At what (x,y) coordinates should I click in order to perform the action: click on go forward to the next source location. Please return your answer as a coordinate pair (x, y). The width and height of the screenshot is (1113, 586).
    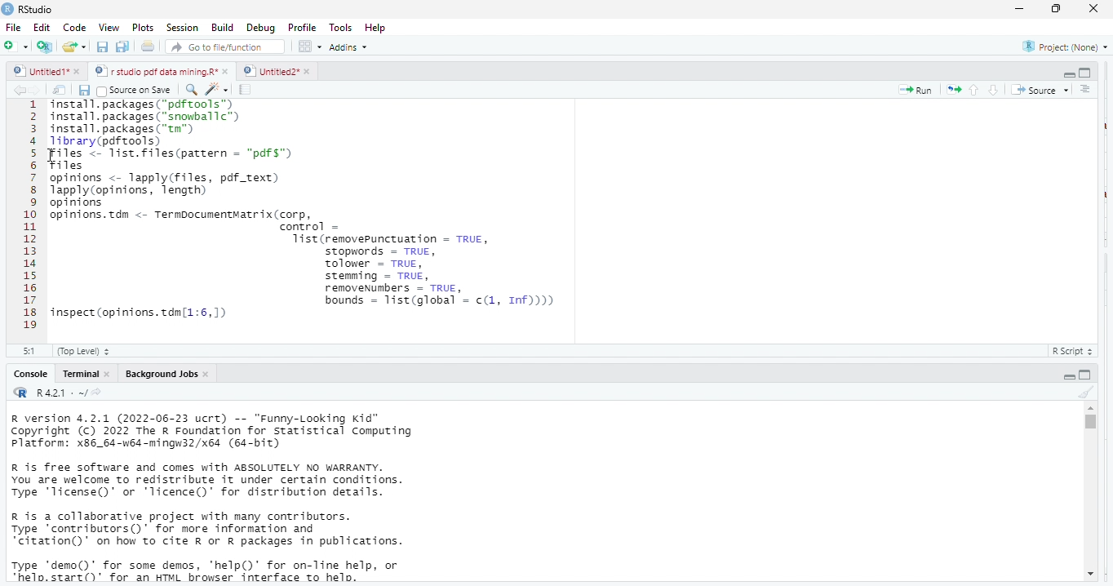
    Looking at the image, I should click on (38, 90).